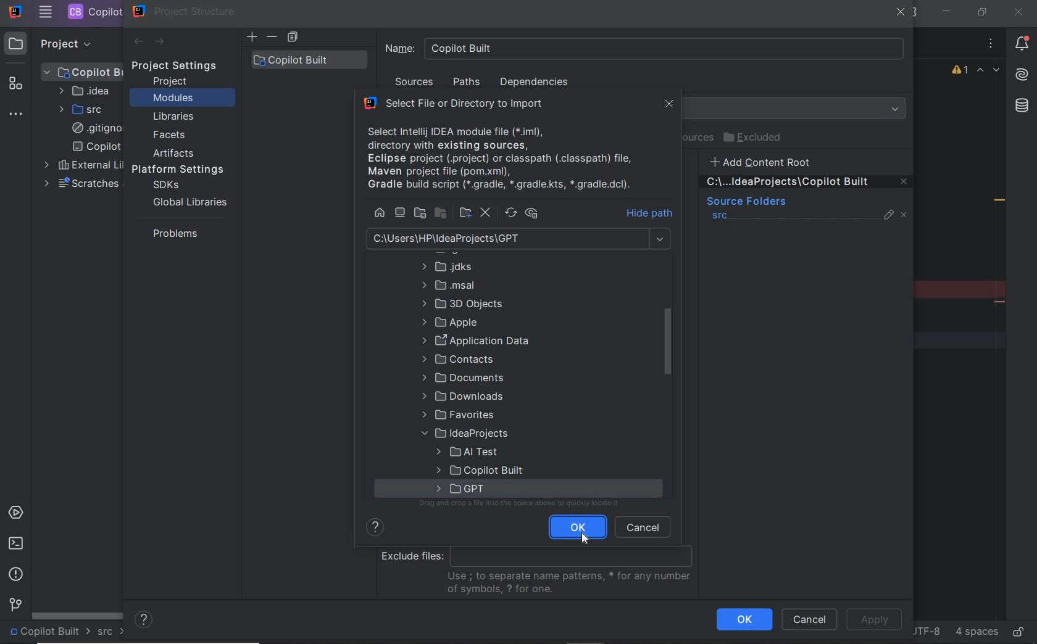  I want to click on minimize, so click(947, 12).